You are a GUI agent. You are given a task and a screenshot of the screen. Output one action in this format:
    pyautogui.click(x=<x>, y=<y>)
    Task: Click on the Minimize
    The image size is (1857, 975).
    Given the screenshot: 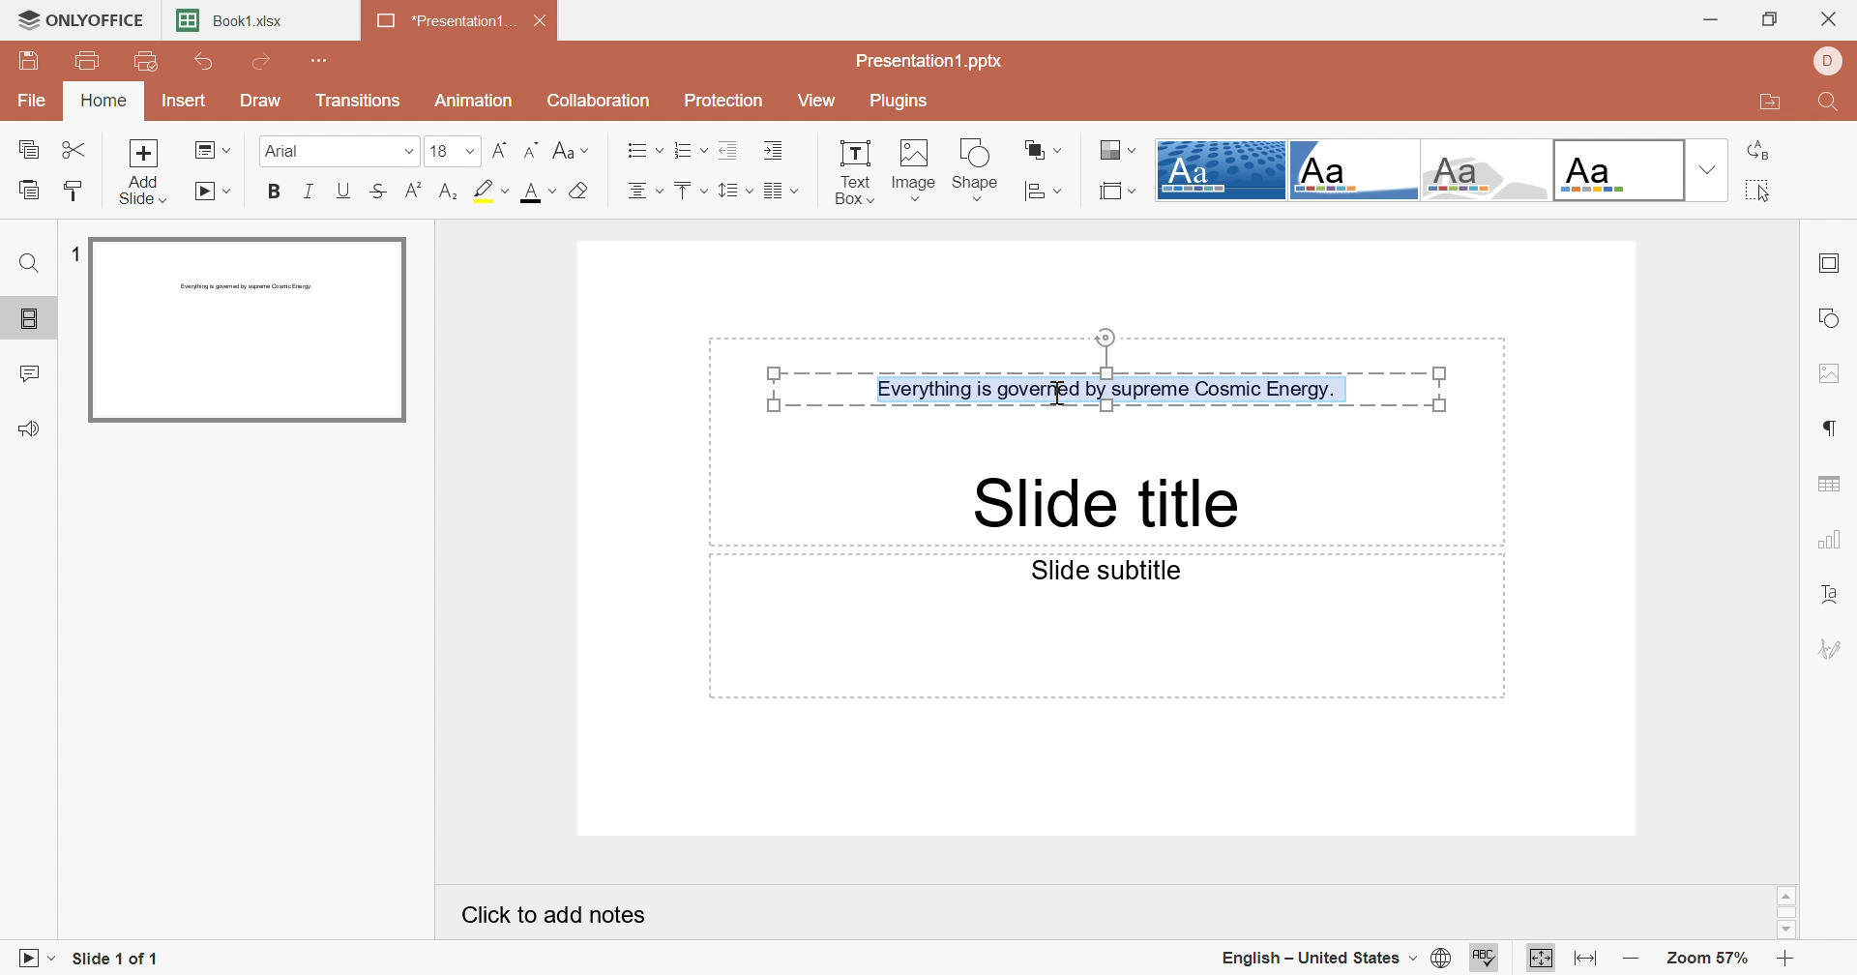 What is the action you would take?
    pyautogui.click(x=1712, y=20)
    